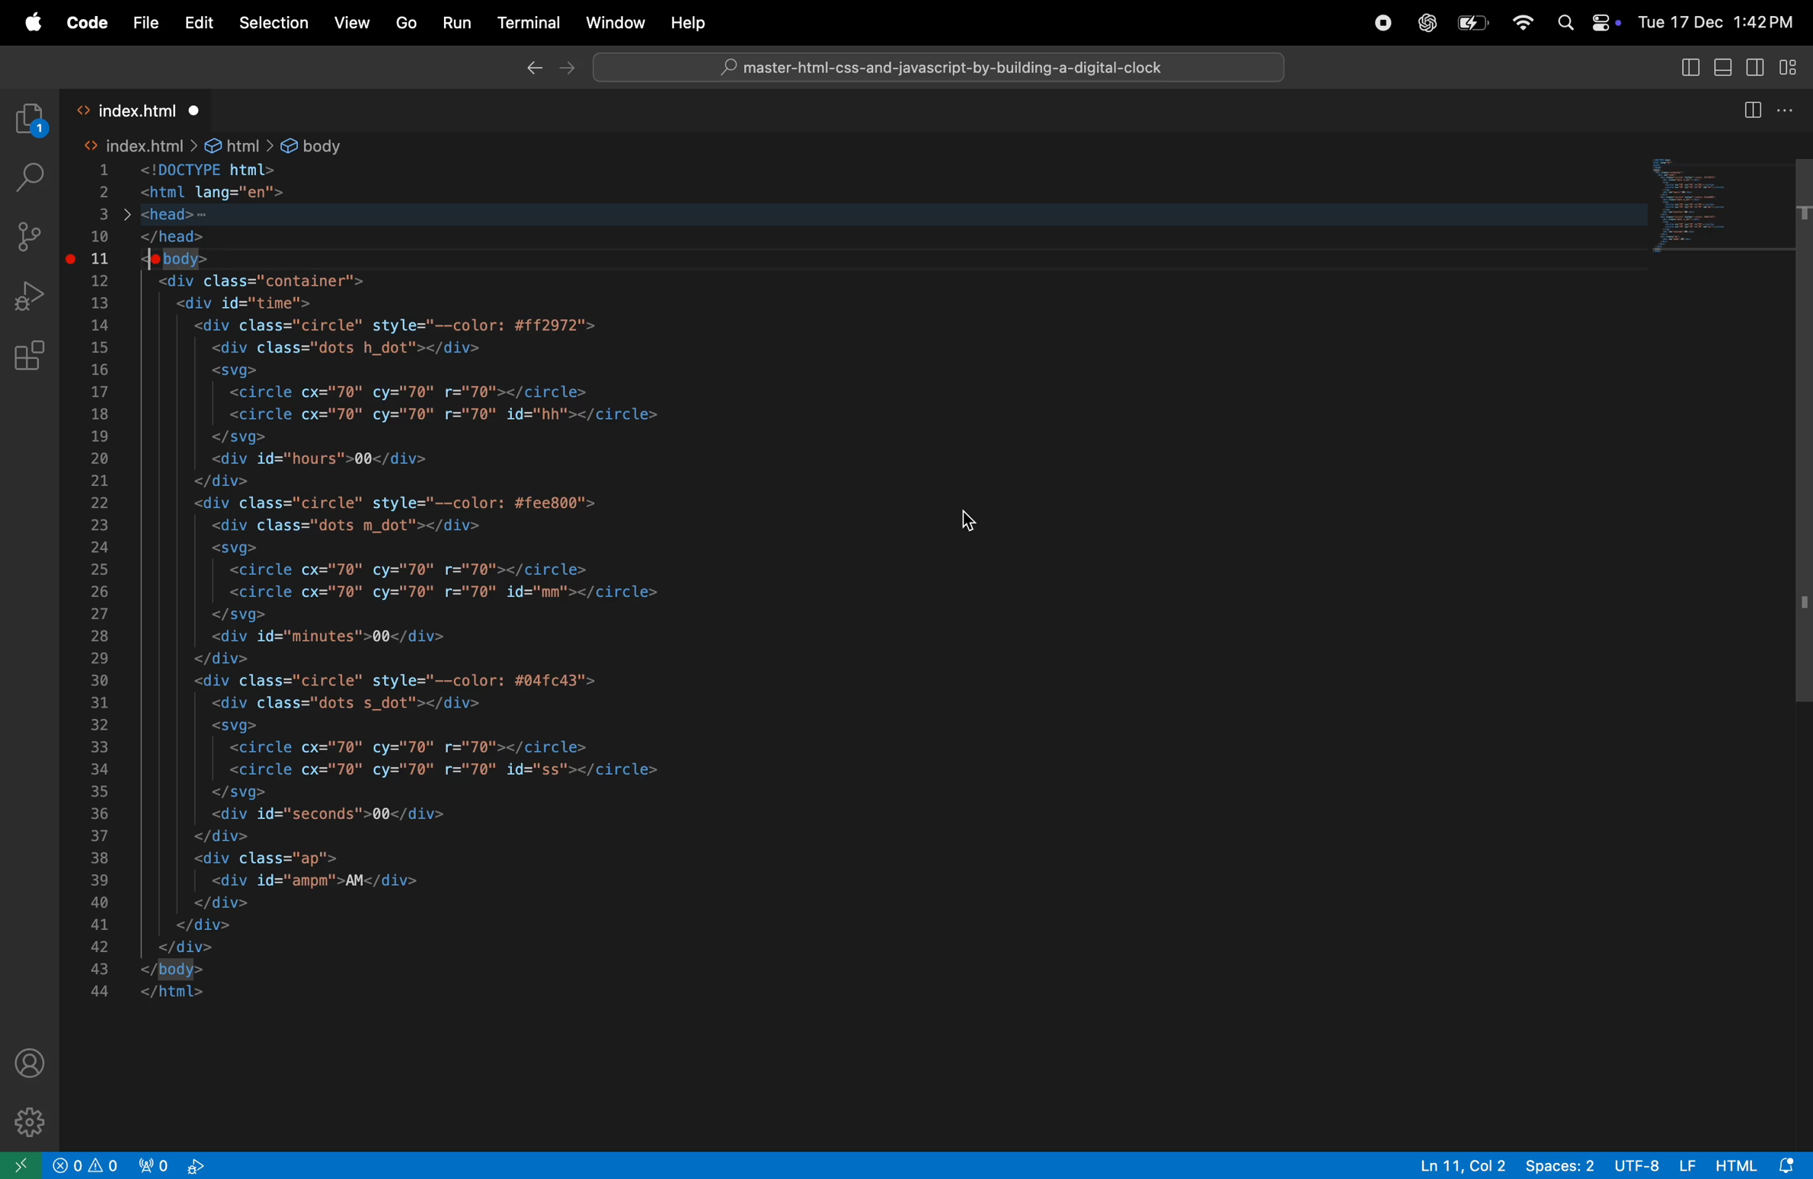  I want to click on view, so click(1693, 66).